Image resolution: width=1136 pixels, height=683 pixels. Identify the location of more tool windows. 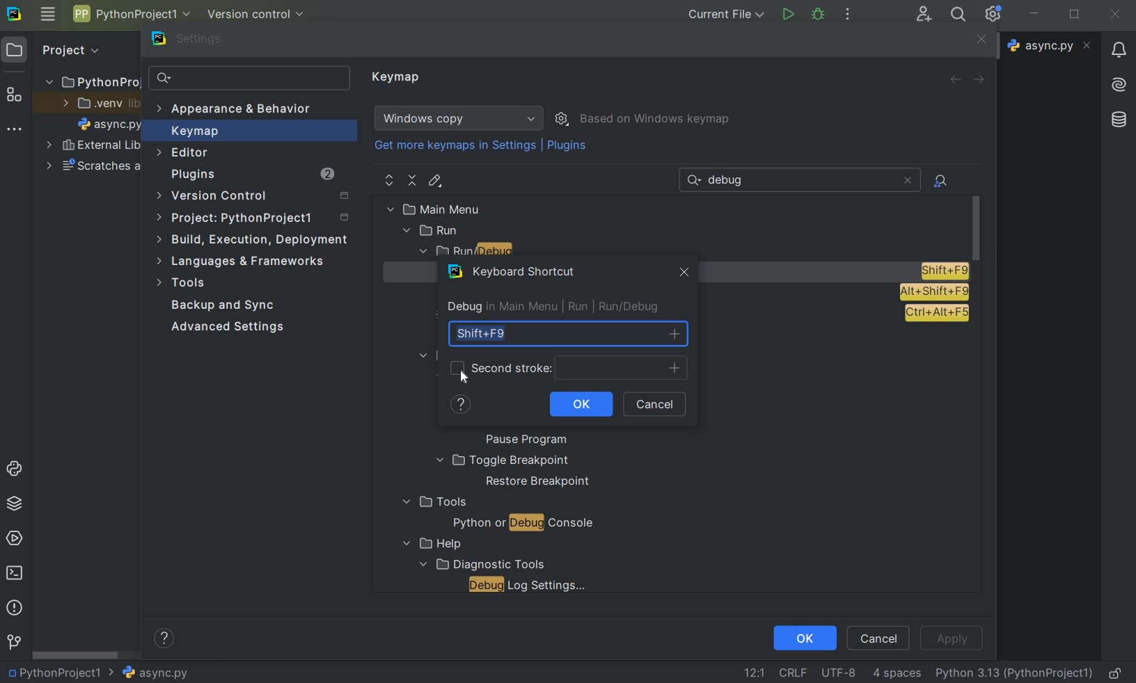
(13, 129).